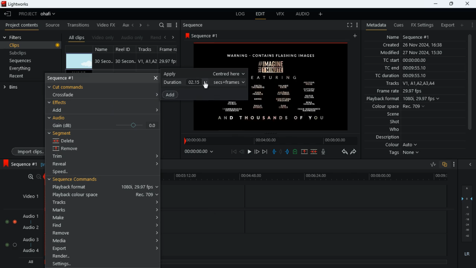 The image size is (476, 268). I want to click on new, so click(296, 153).